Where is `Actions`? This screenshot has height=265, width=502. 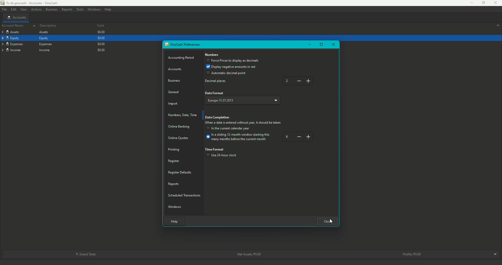 Actions is located at coordinates (36, 10).